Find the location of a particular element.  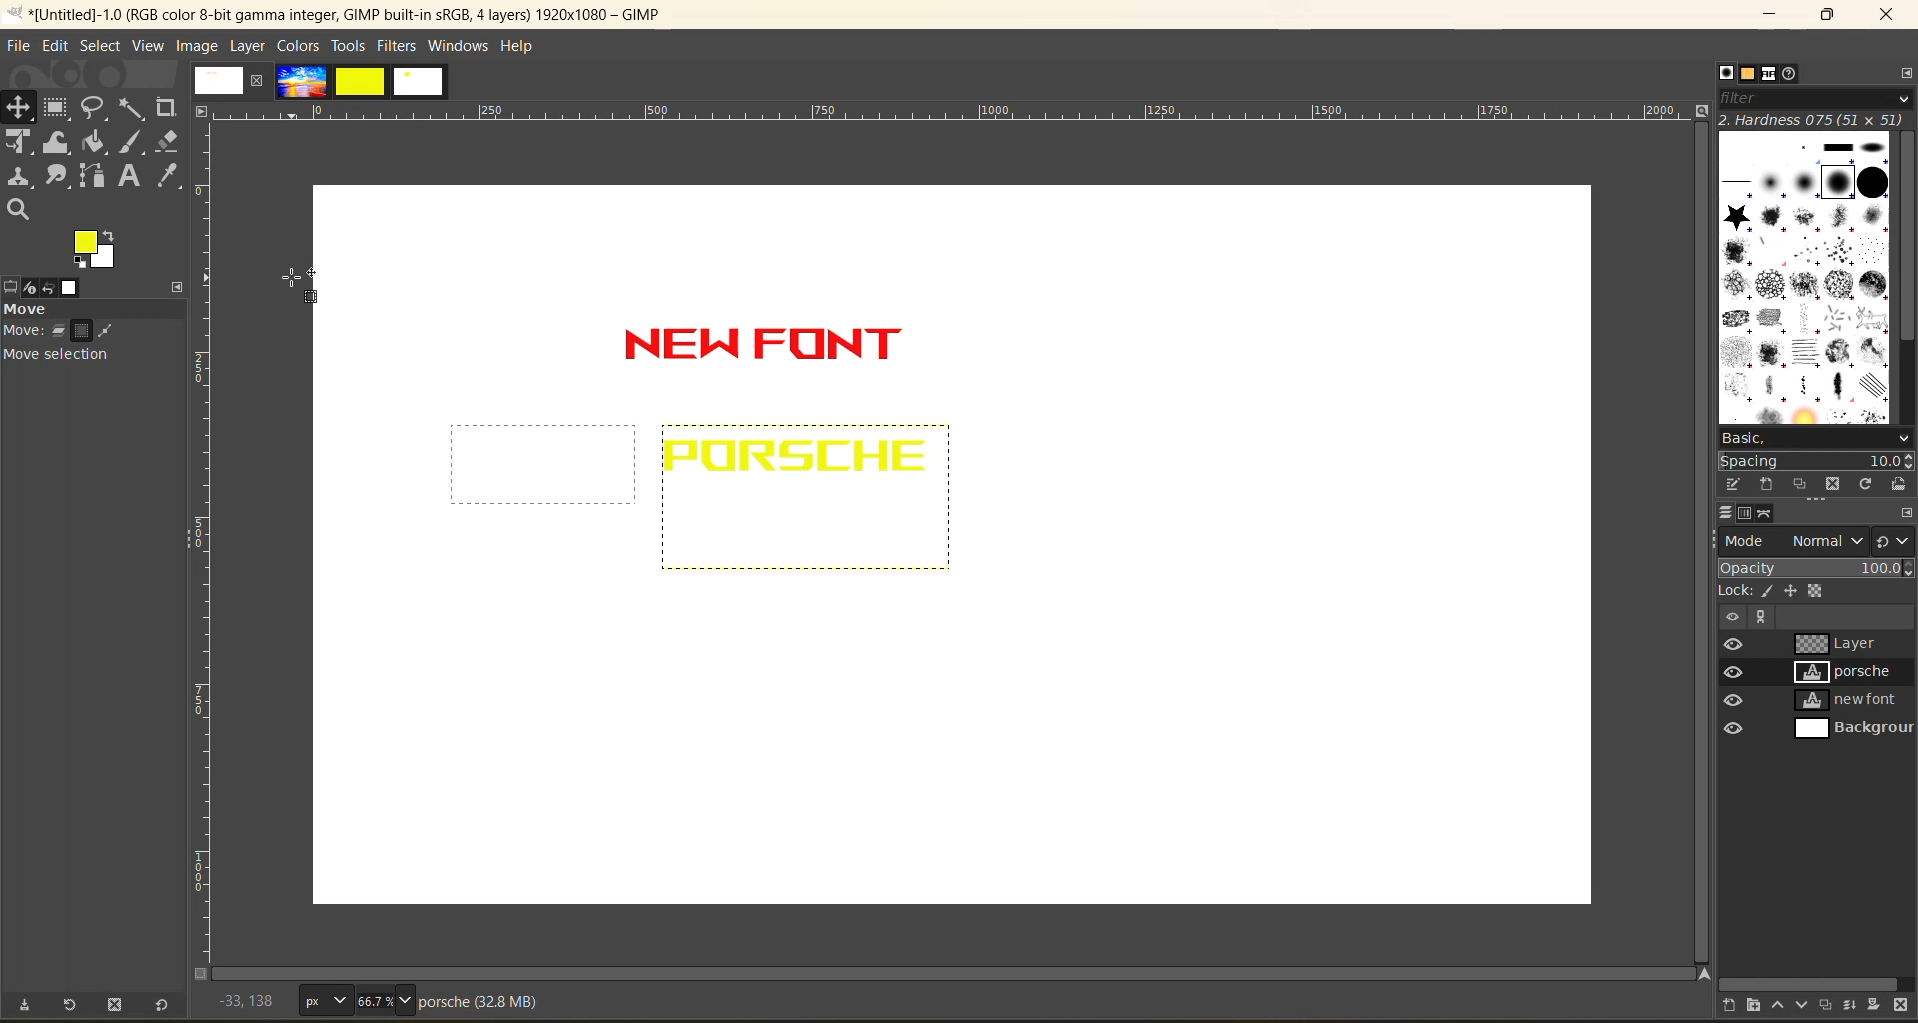

reset to default values is located at coordinates (163, 1007).